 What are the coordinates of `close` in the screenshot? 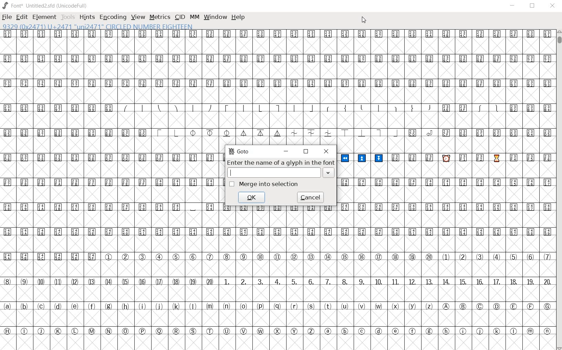 It's located at (554, 6).